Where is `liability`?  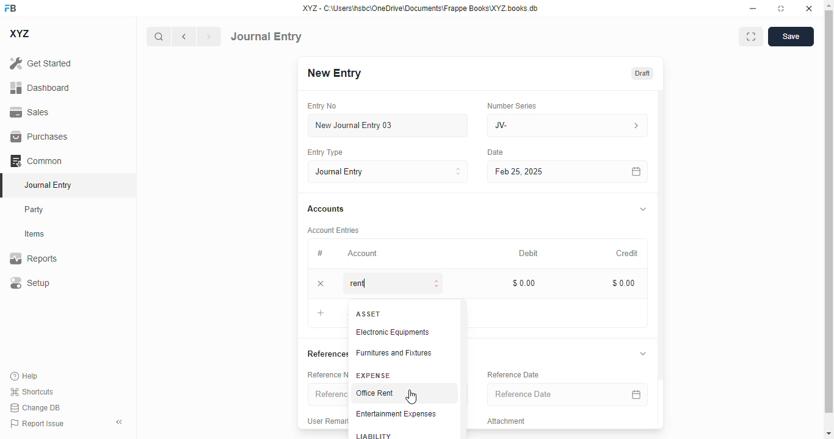
liability is located at coordinates (374, 435).